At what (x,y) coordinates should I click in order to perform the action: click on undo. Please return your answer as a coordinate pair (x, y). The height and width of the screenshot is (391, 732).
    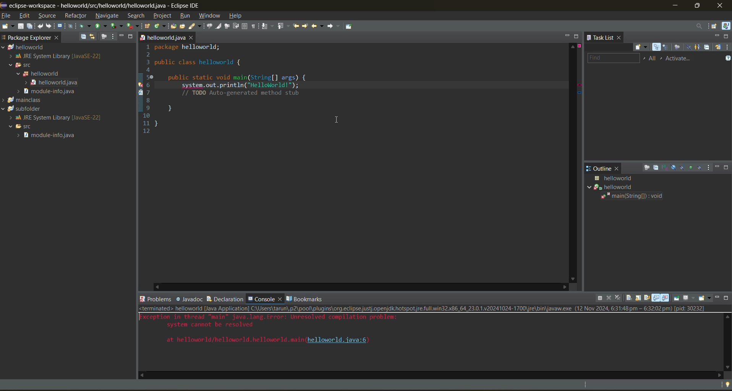
    Looking at the image, I should click on (40, 27).